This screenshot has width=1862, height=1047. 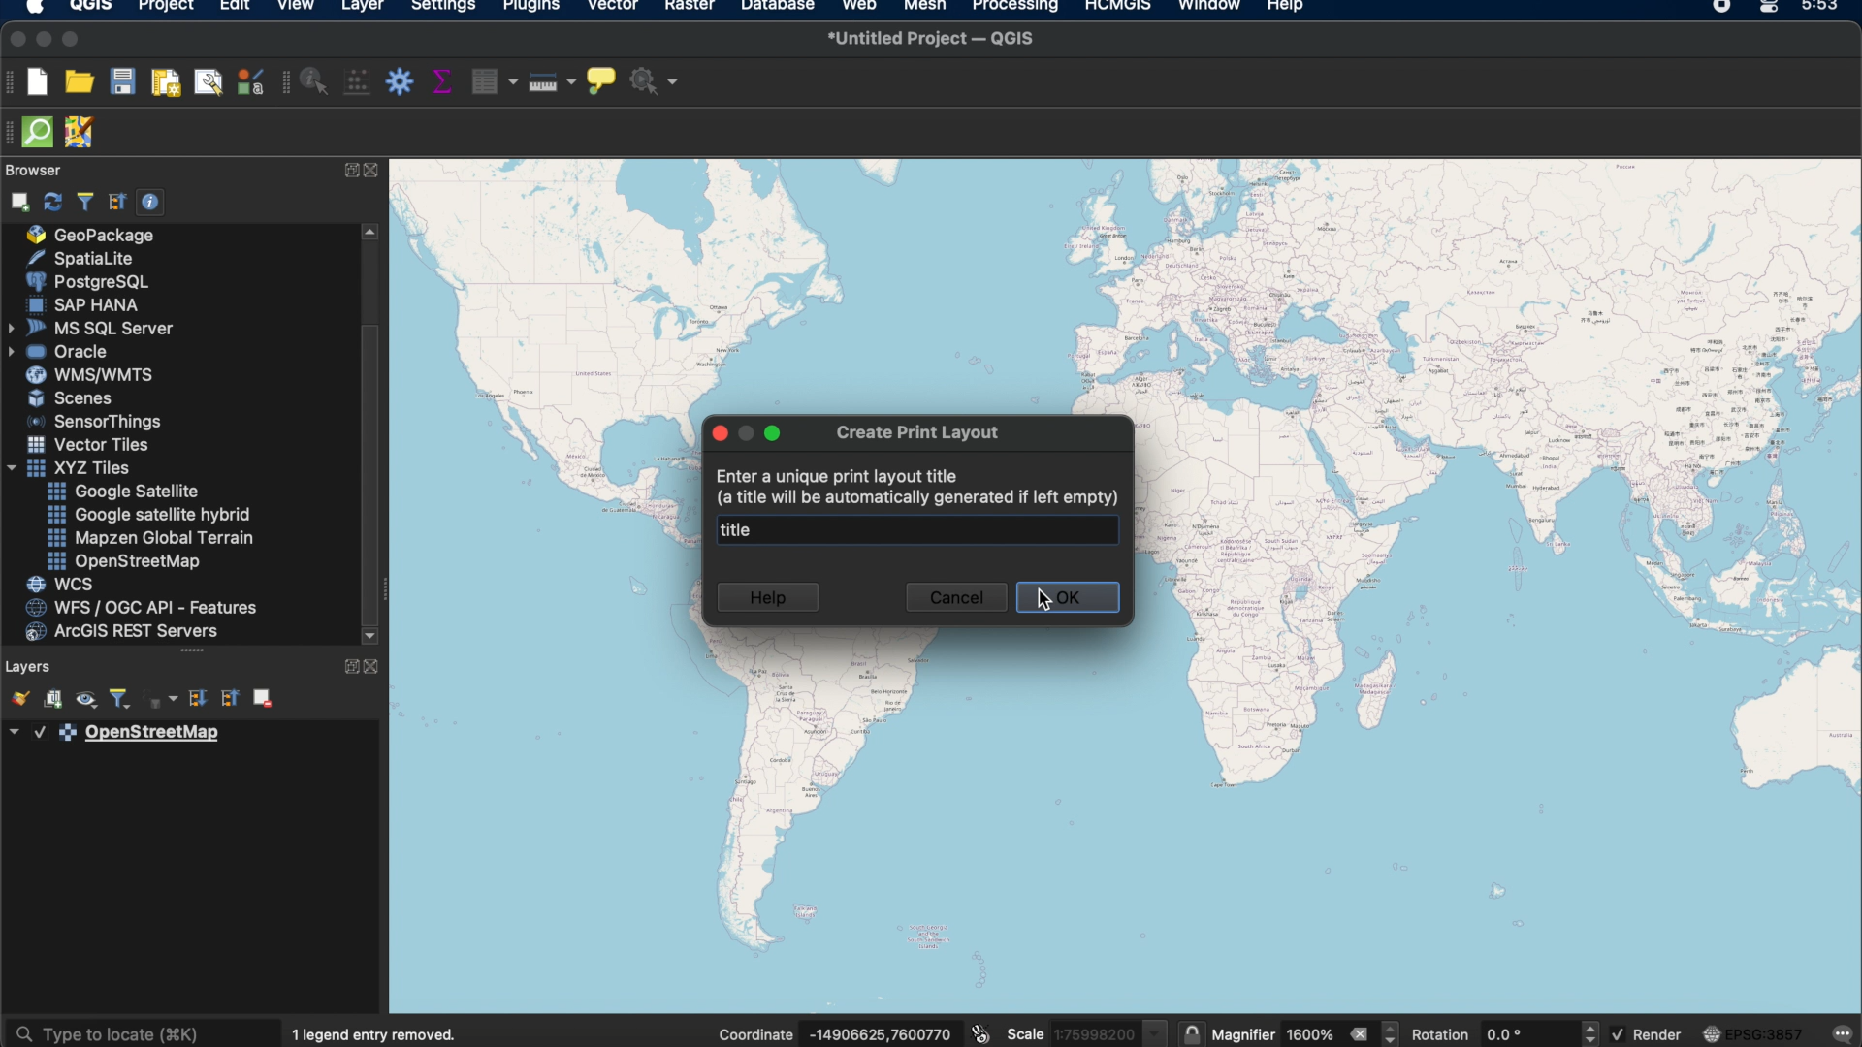 What do you see at coordinates (494, 81) in the screenshot?
I see `open attribute table` at bounding box center [494, 81].